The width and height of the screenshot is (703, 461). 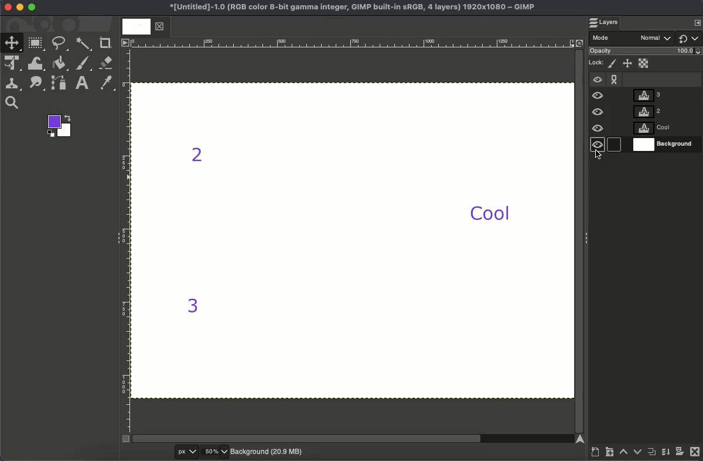 What do you see at coordinates (624, 455) in the screenshot?
I see `Raise layer` at bounding box center [624, 455].